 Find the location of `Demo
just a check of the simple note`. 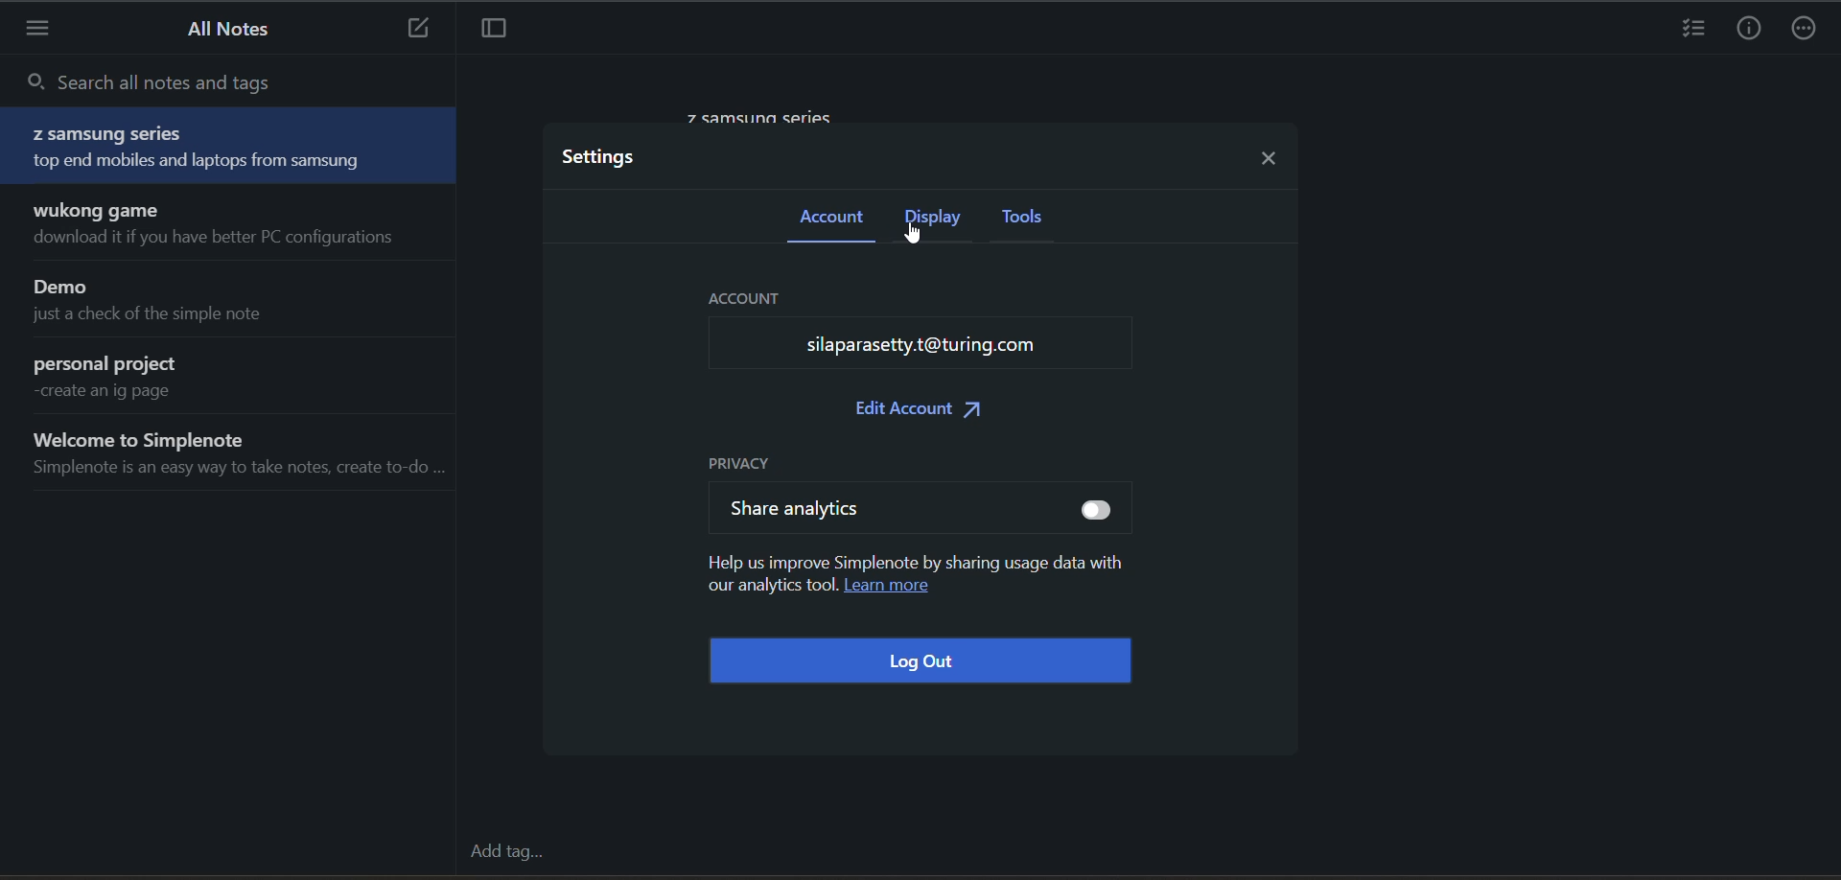

Demo
just a check of the simple note is located at coordinates (236, 302).